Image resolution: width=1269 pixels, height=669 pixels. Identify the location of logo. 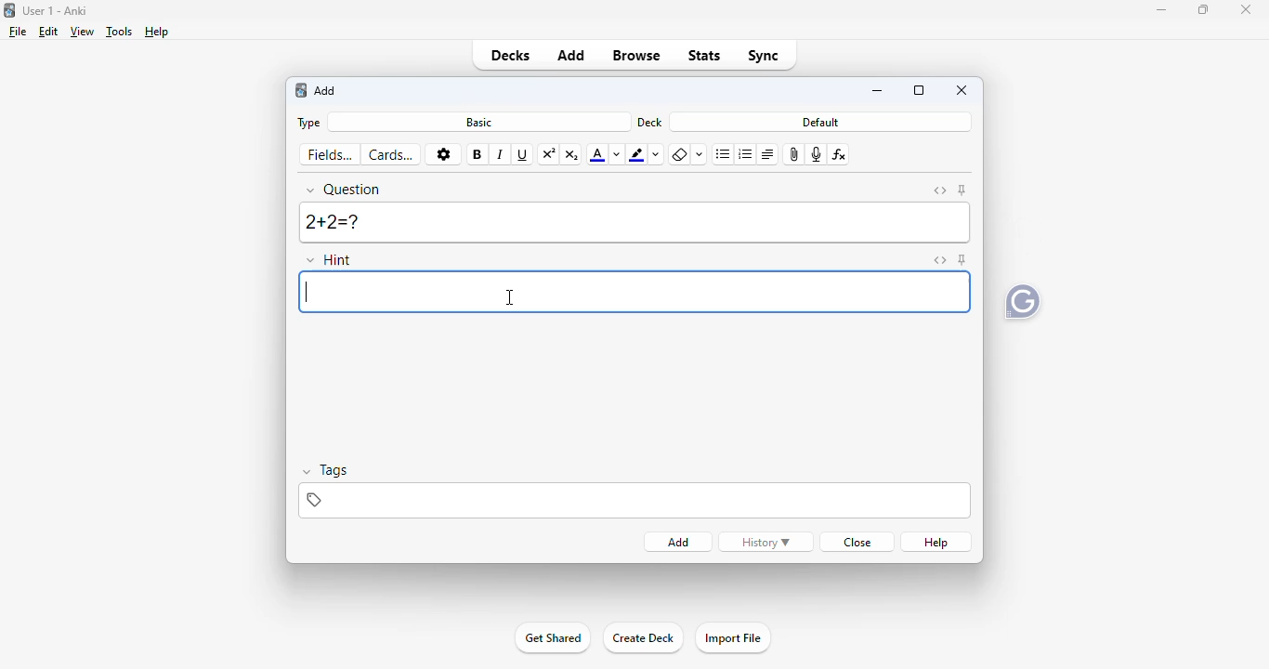
(10, 10).